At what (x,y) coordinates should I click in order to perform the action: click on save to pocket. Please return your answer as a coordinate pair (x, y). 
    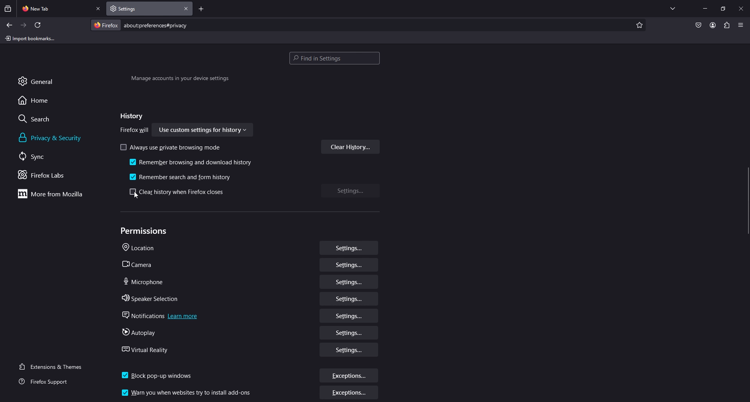
    Looking at the image, I should click on (698, 26).